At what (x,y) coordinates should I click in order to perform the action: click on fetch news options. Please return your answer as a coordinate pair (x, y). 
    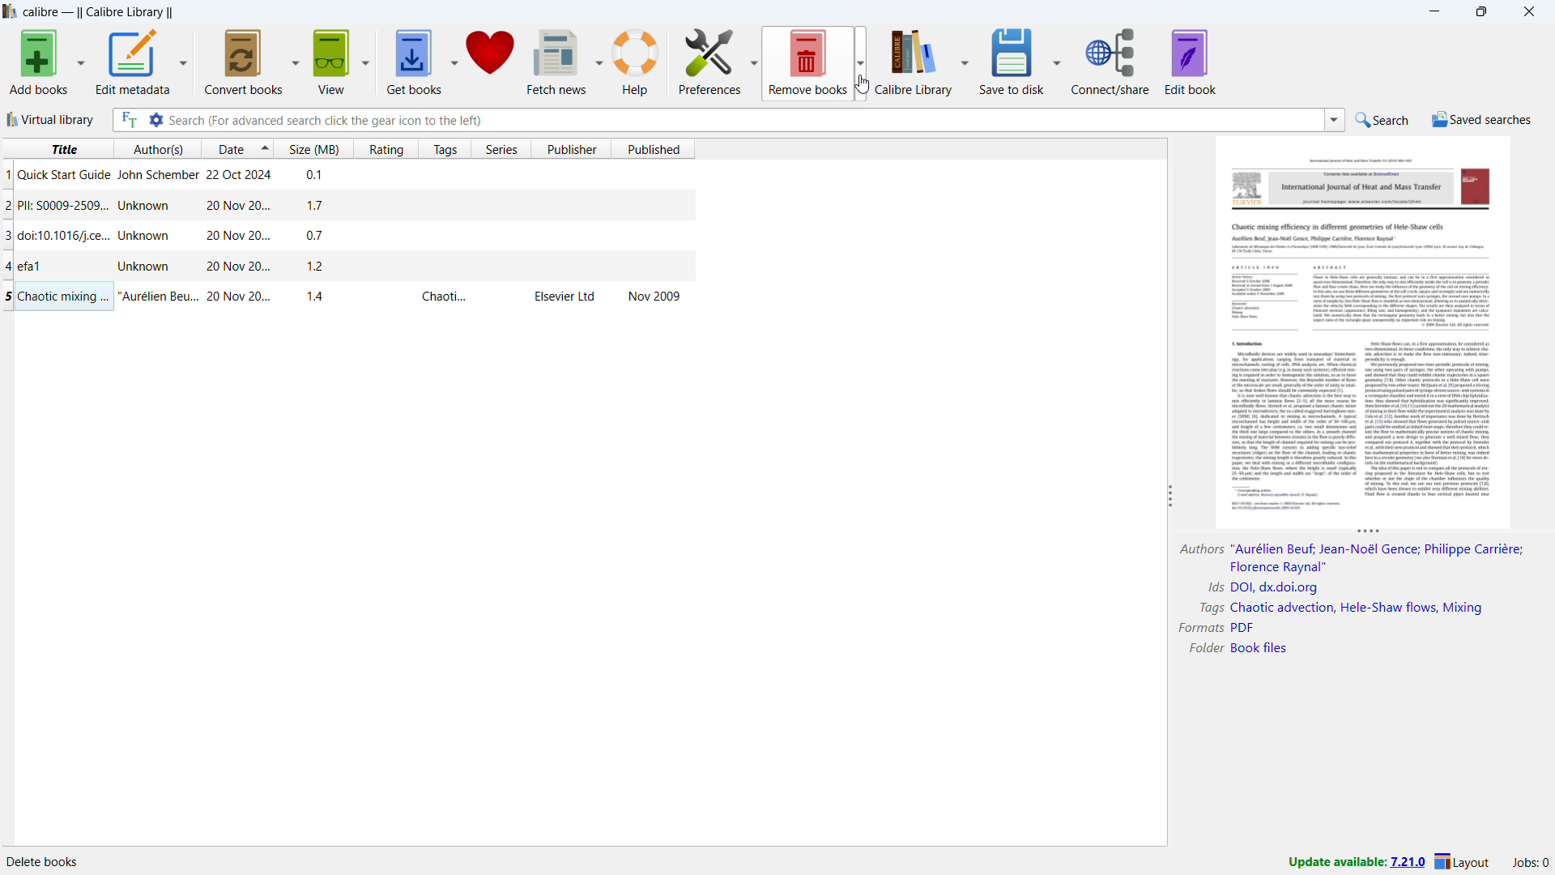
    Looking at the image, I should click on (599, 62).